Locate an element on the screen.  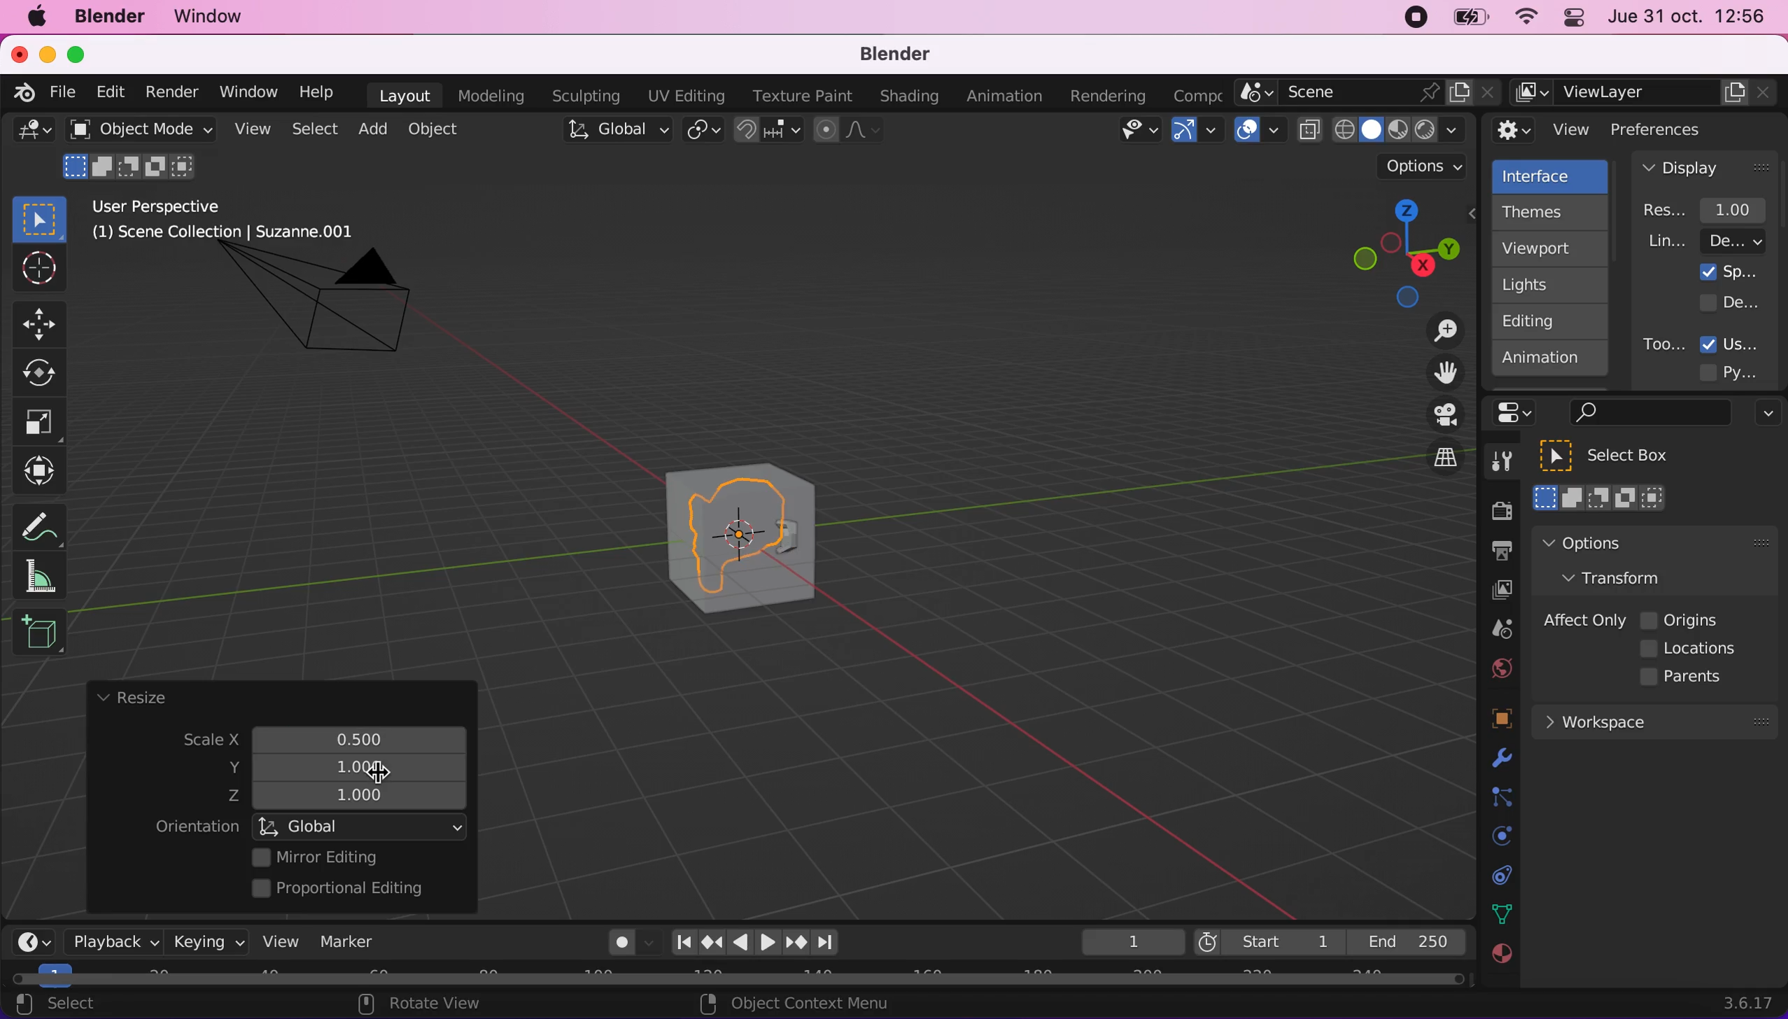
editor type is located at coordinates (28, 931).